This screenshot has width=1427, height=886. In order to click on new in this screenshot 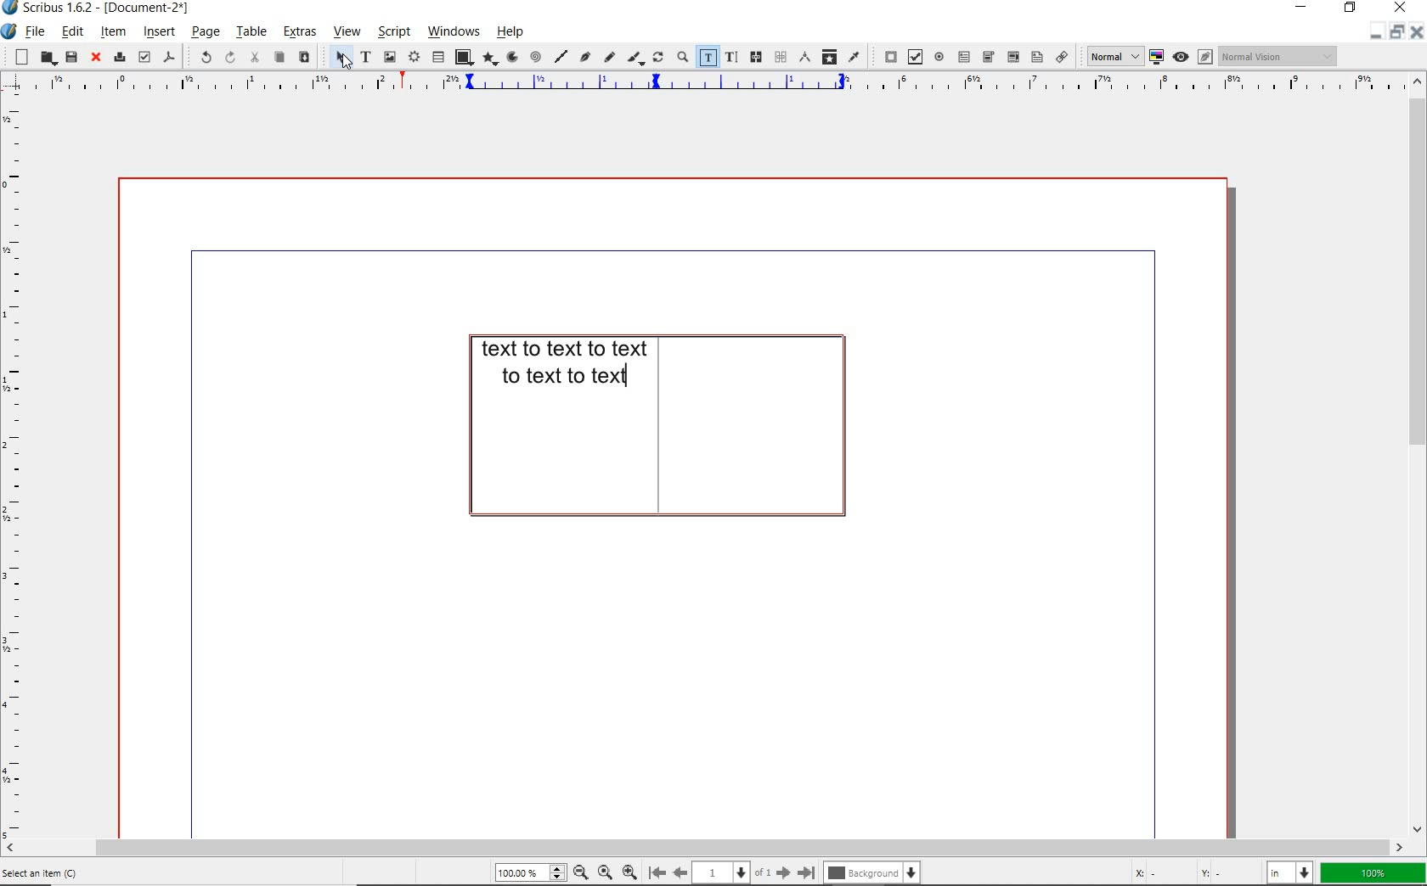, I will do `click(19, 57)`.